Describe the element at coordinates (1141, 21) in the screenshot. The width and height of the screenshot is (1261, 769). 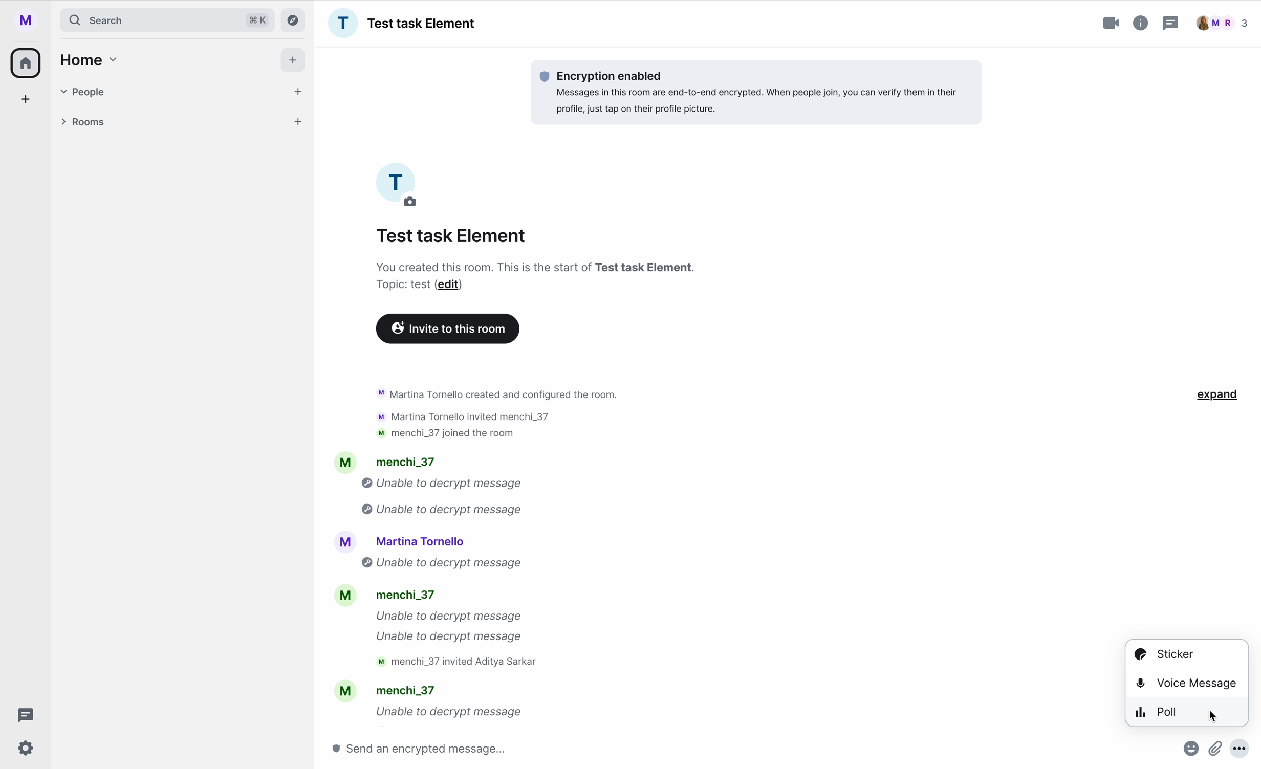
I see `information` at that location.